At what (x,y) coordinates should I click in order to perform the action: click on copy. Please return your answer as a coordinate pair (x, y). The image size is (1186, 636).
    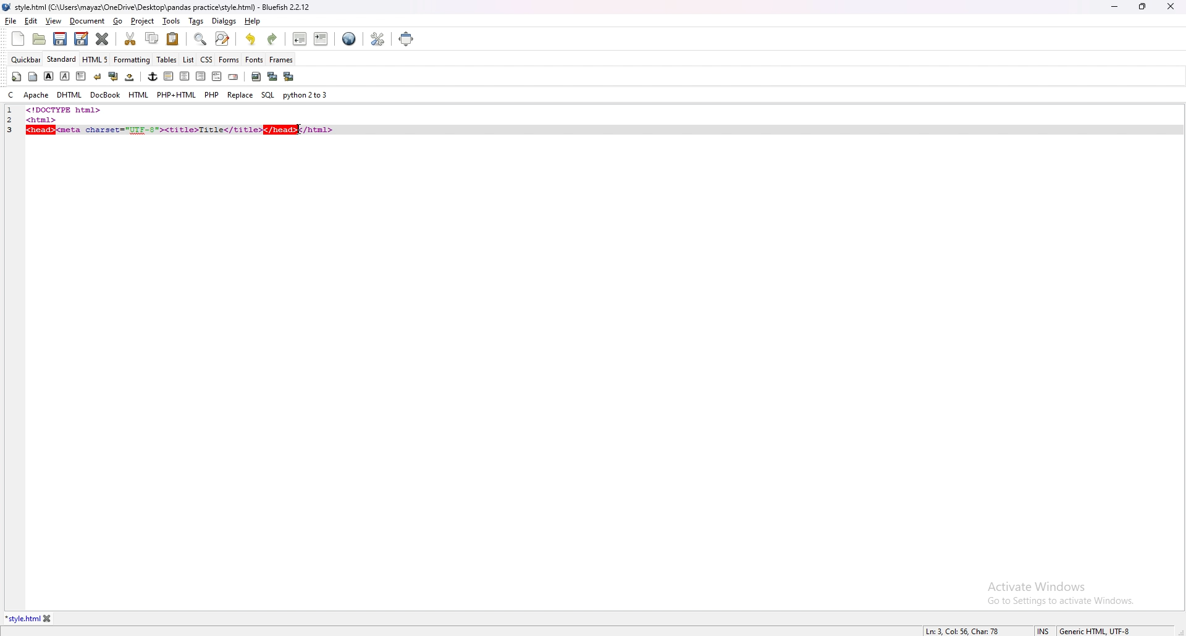
    Looking at the image, I should click on (153, 38).